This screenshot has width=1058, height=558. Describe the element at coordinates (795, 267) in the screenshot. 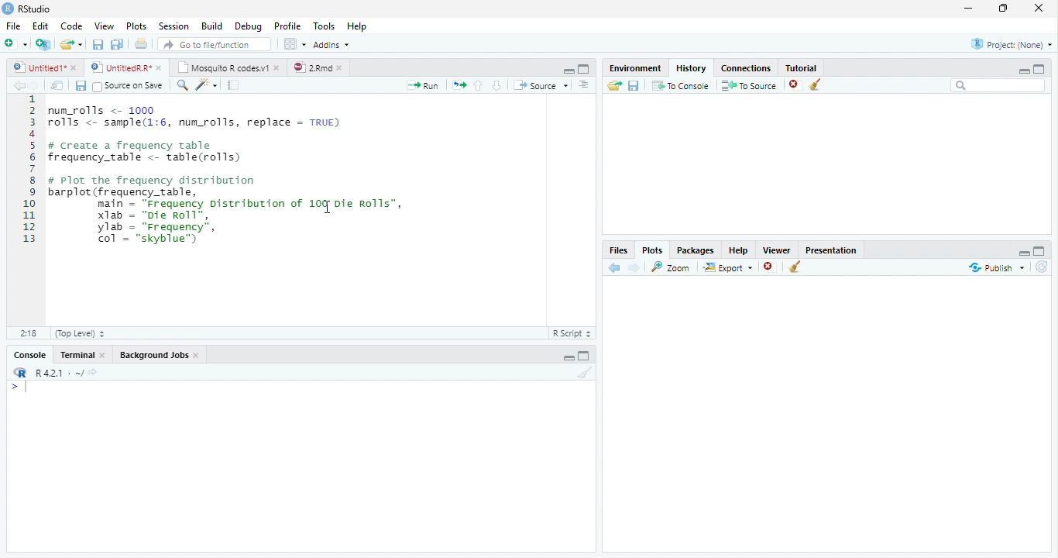

I see `Clear` at that location.